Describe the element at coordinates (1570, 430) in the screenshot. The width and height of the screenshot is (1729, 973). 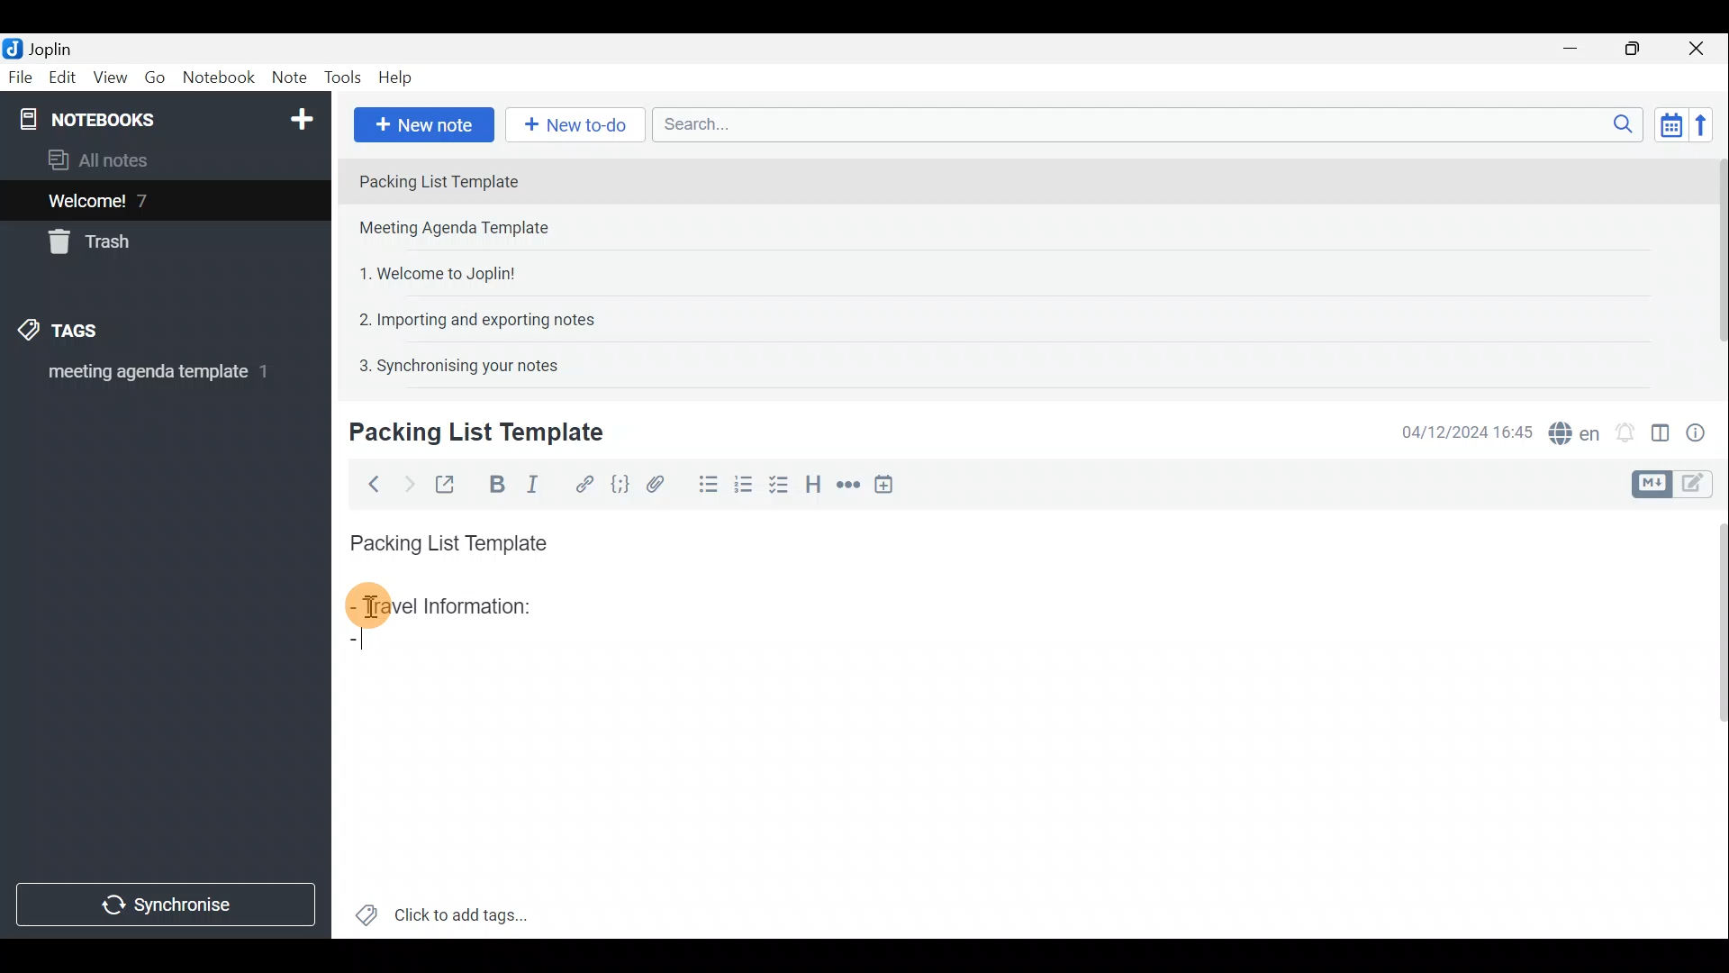
I see `Spell checker` at that location.